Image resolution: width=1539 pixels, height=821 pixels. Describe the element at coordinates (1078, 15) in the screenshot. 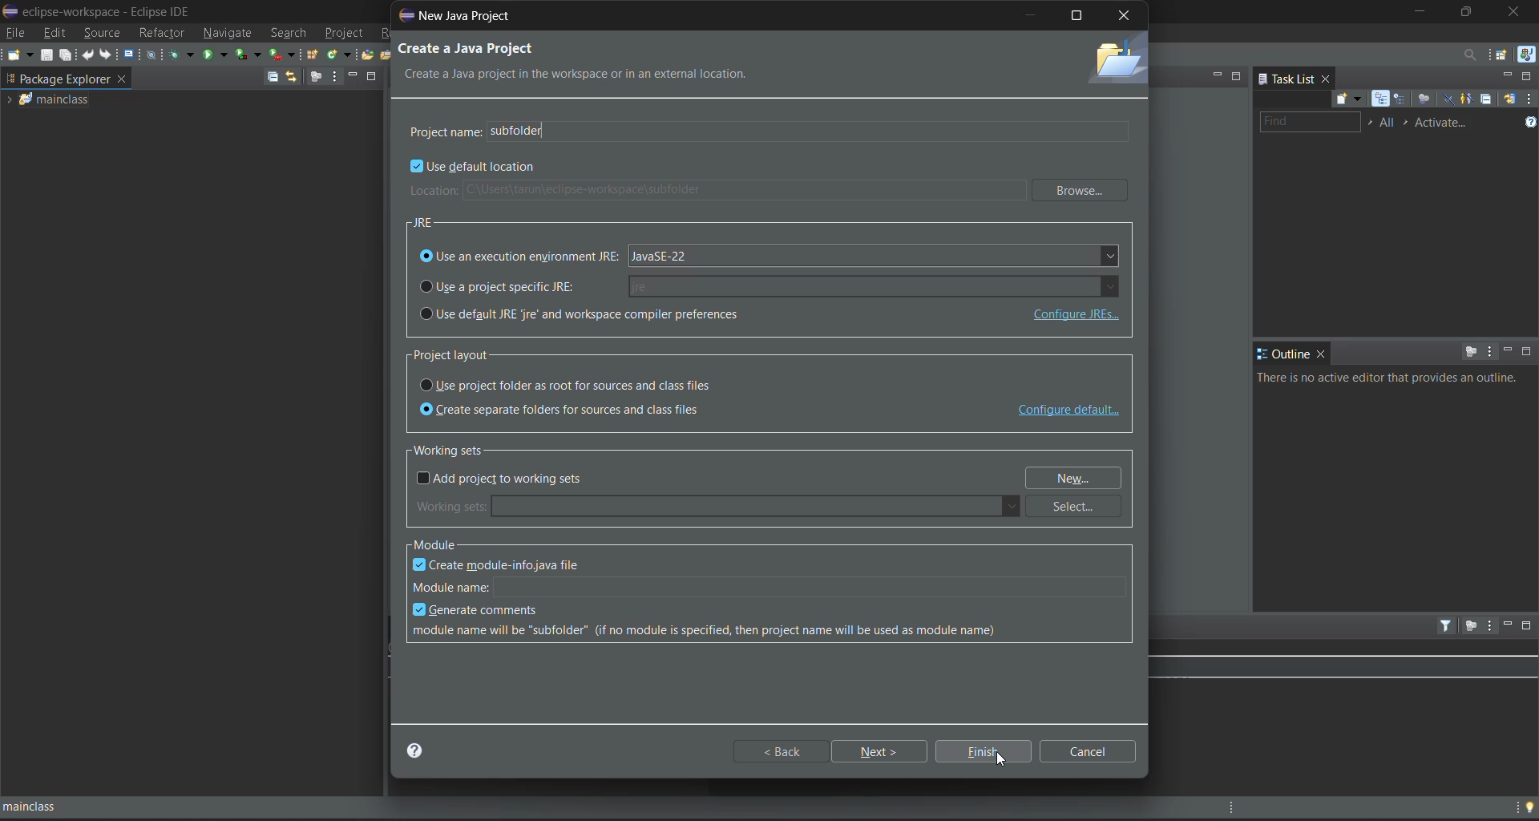

I see `maximize` at that location.